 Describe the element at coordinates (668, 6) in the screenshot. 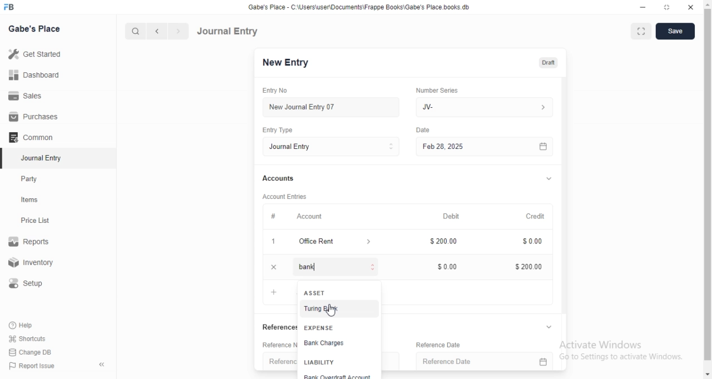

I see `restore` at that location.